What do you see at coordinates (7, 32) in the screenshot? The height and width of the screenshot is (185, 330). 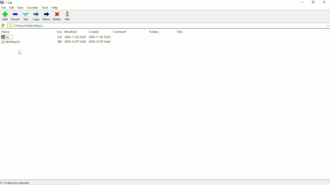 I see `Name` at bounding box center [7, 32].